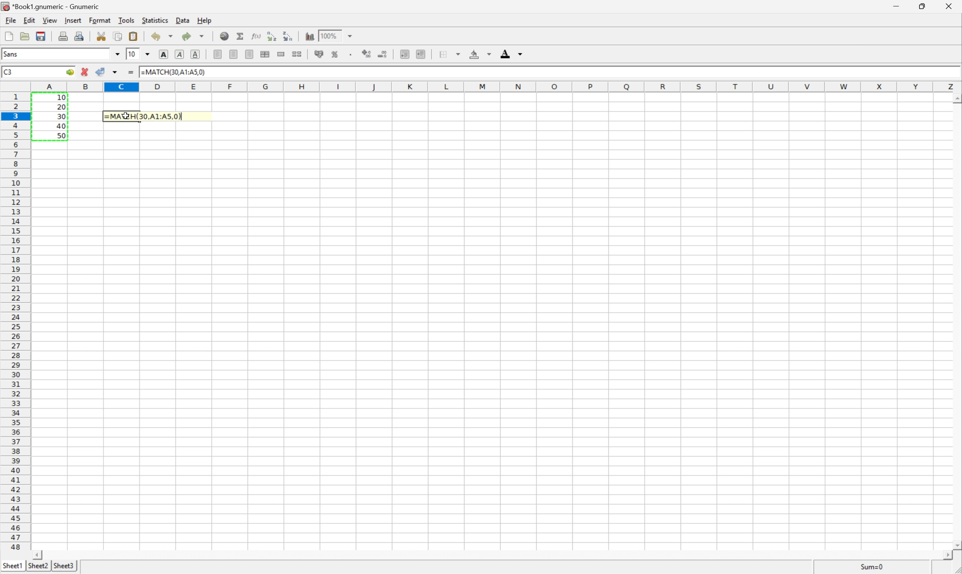 The image size is (962, 574). I want to click on Scroll left, so click(40, 555).